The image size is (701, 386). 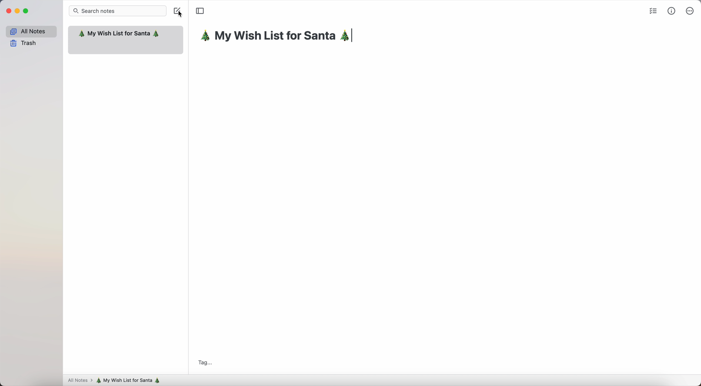 I want to click on search bar, so click(x=118, y=11).